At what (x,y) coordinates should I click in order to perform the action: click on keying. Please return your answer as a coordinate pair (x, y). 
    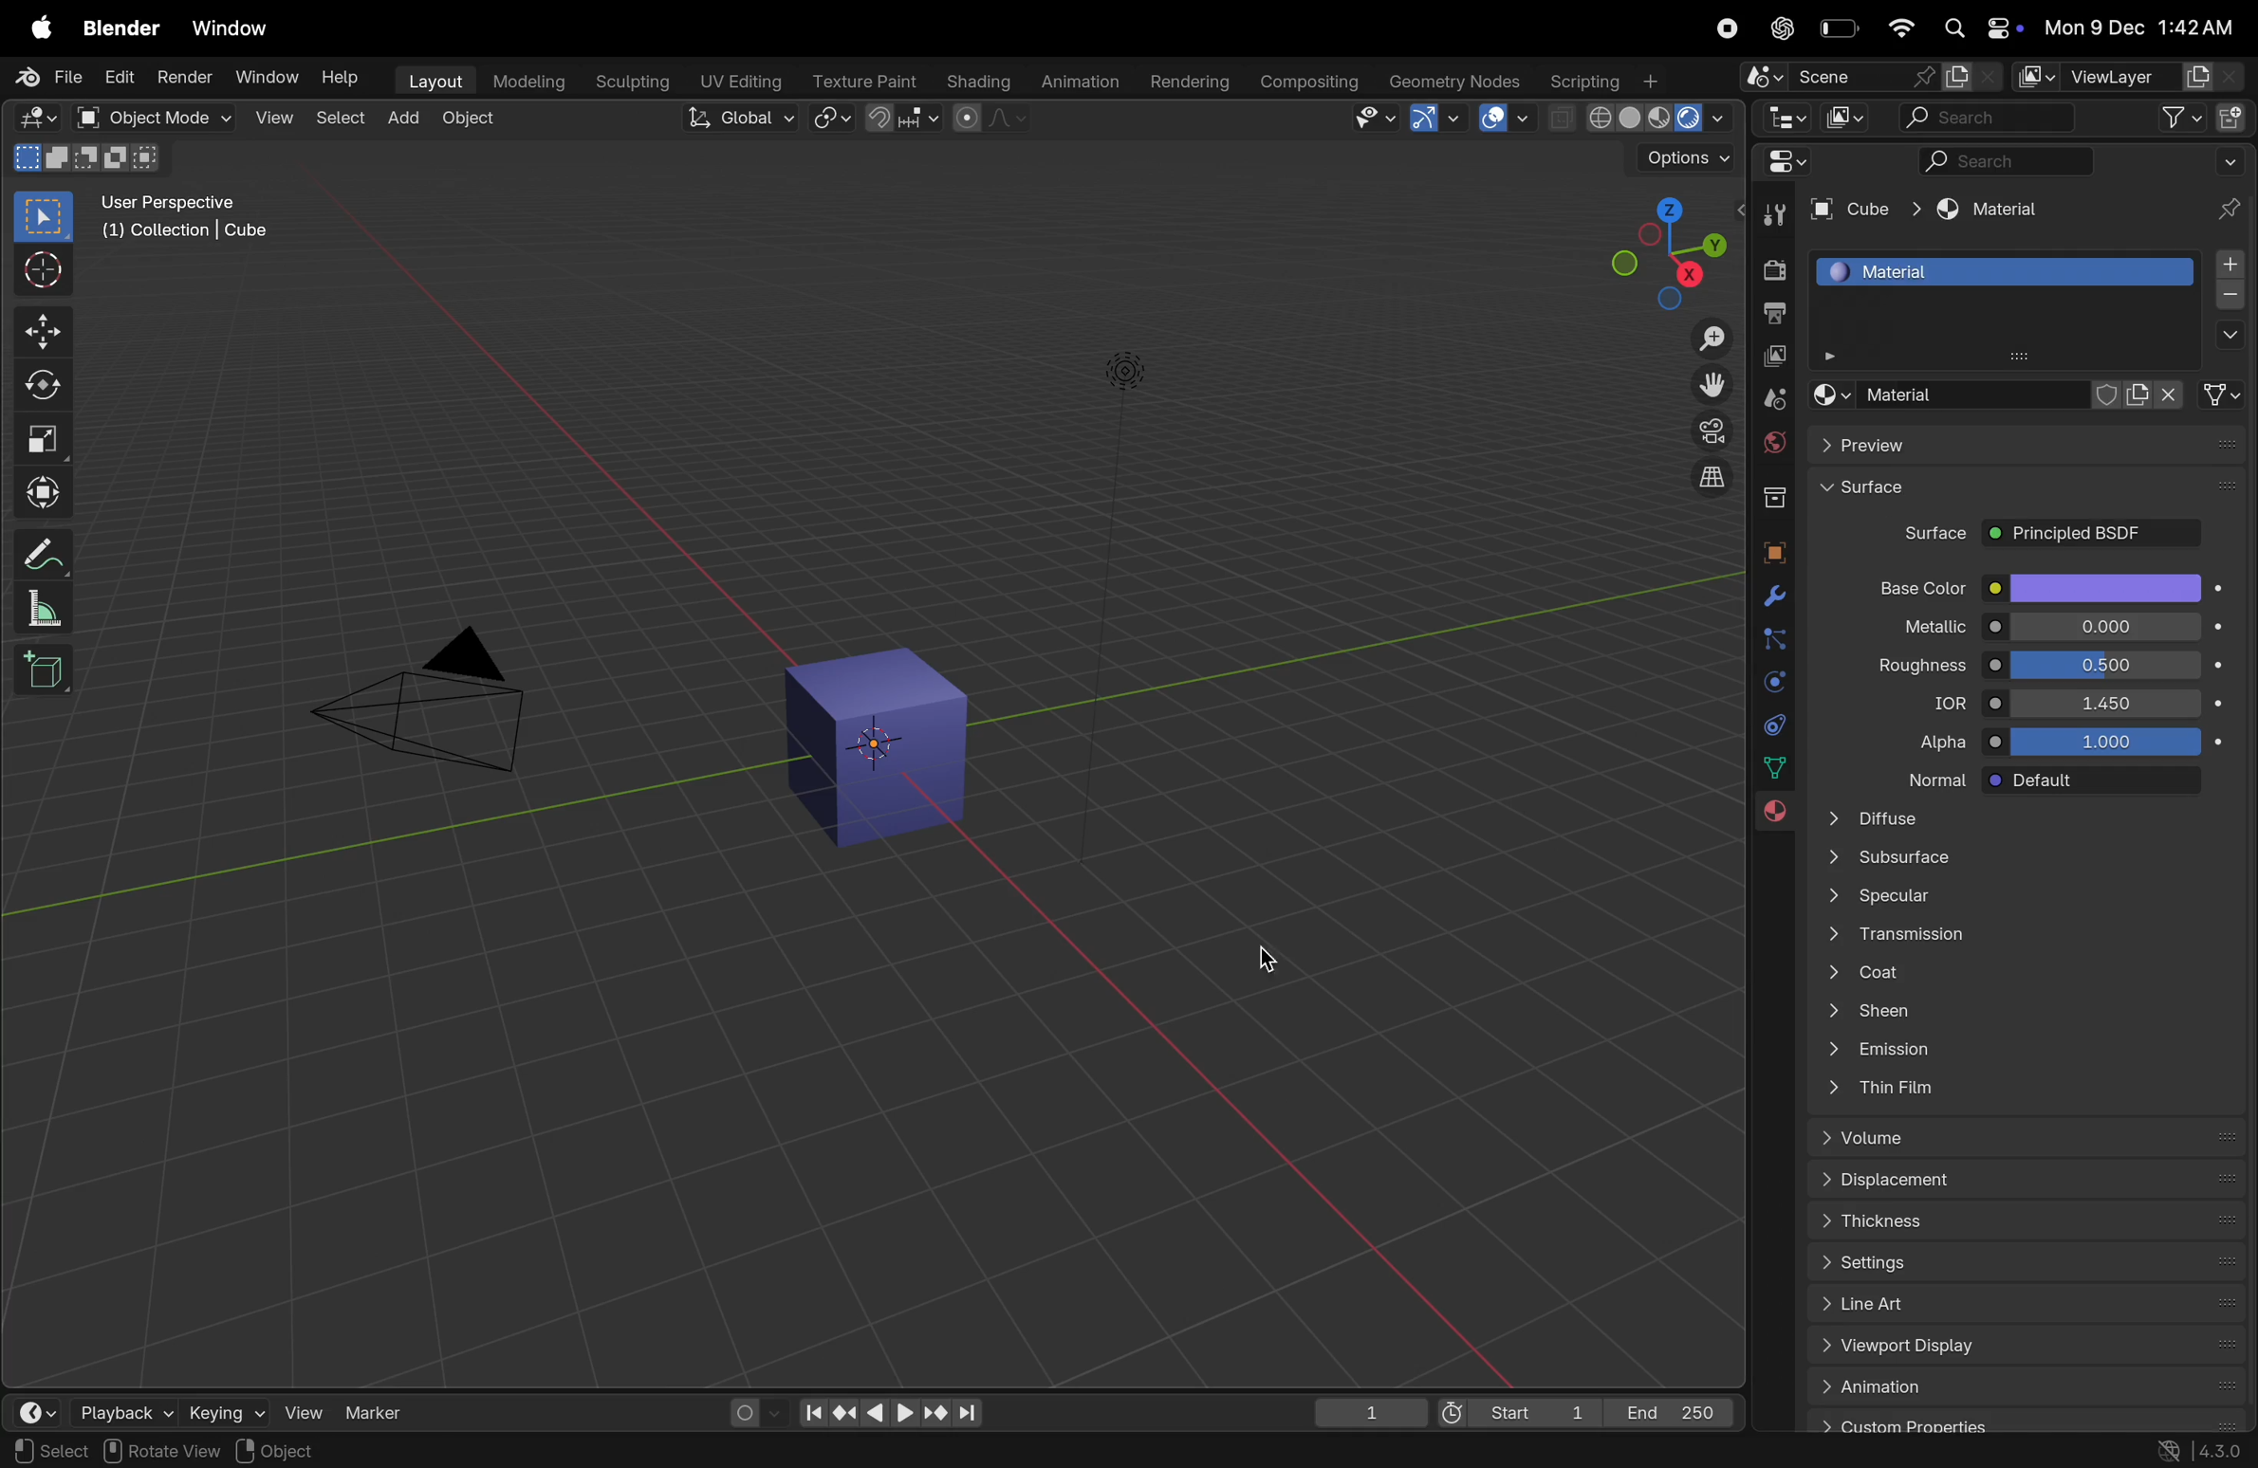
    Looking at the image, I should click on (204, 1412).